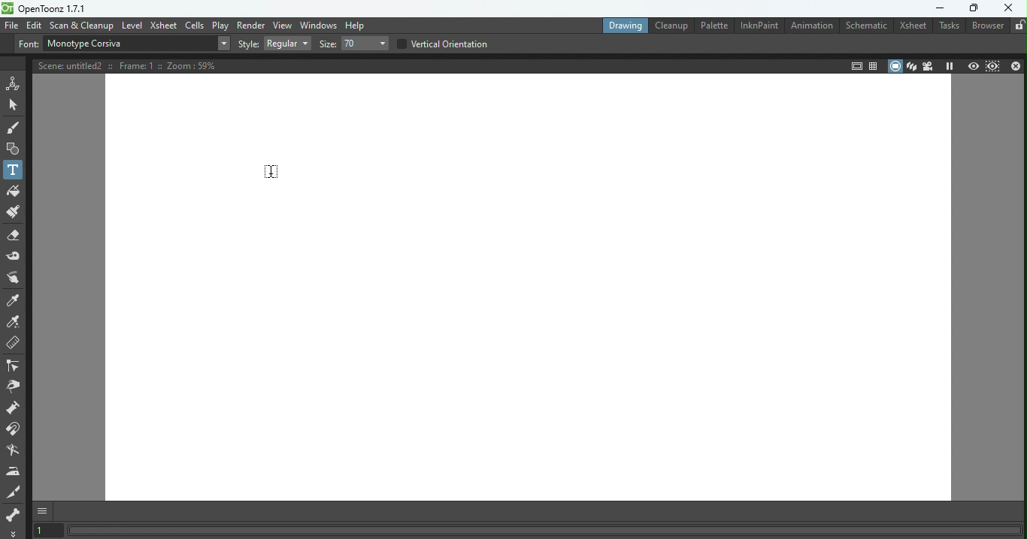 The width and height of the screenshot is (1027, 539). I want to click on Geometric tool, so click(13, 149).